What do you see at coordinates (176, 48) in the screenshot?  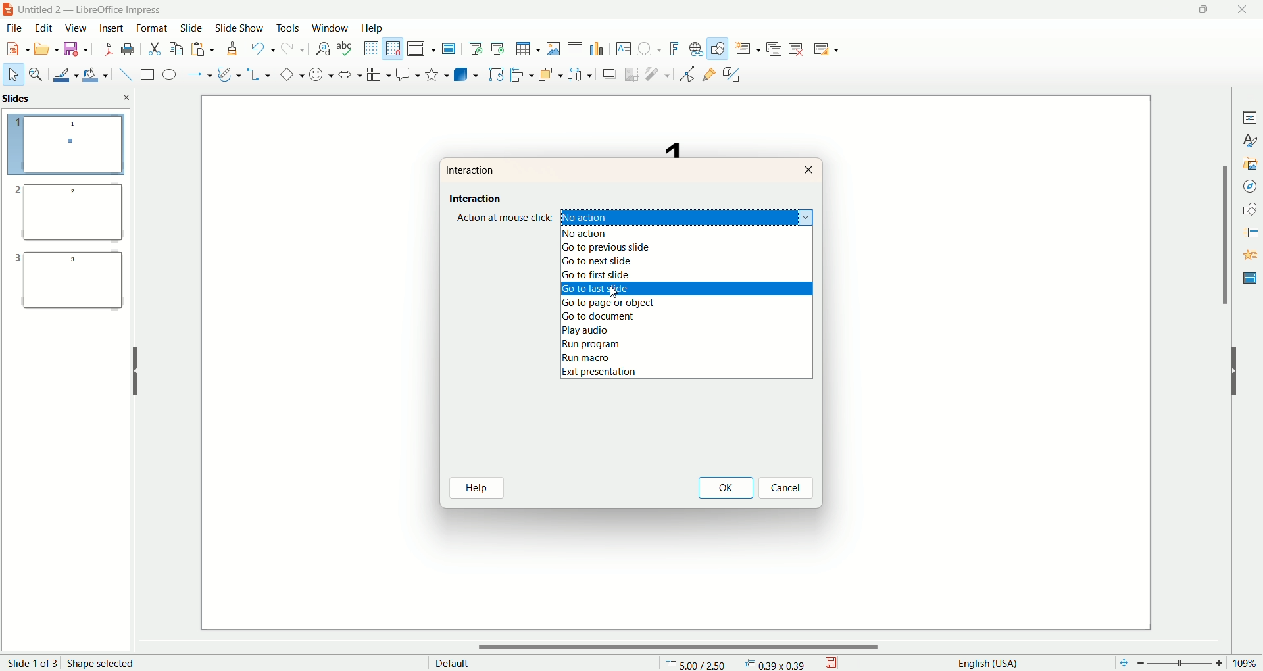 I see `copy` at bounding box center [176, 48].